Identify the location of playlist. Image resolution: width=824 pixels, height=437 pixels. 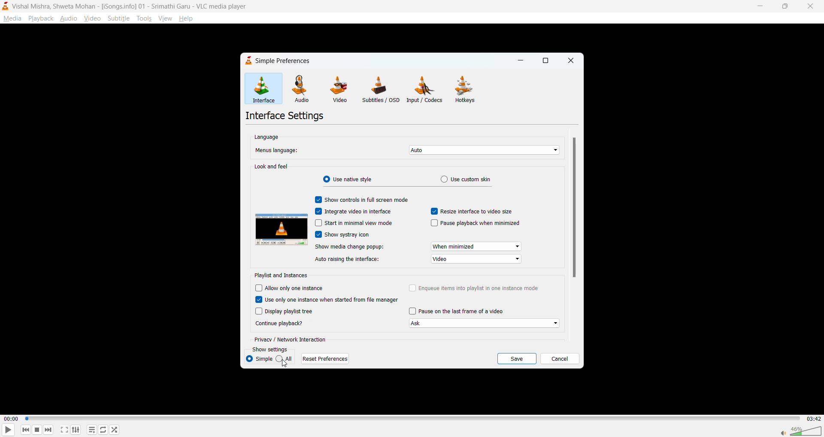
(93, 430).